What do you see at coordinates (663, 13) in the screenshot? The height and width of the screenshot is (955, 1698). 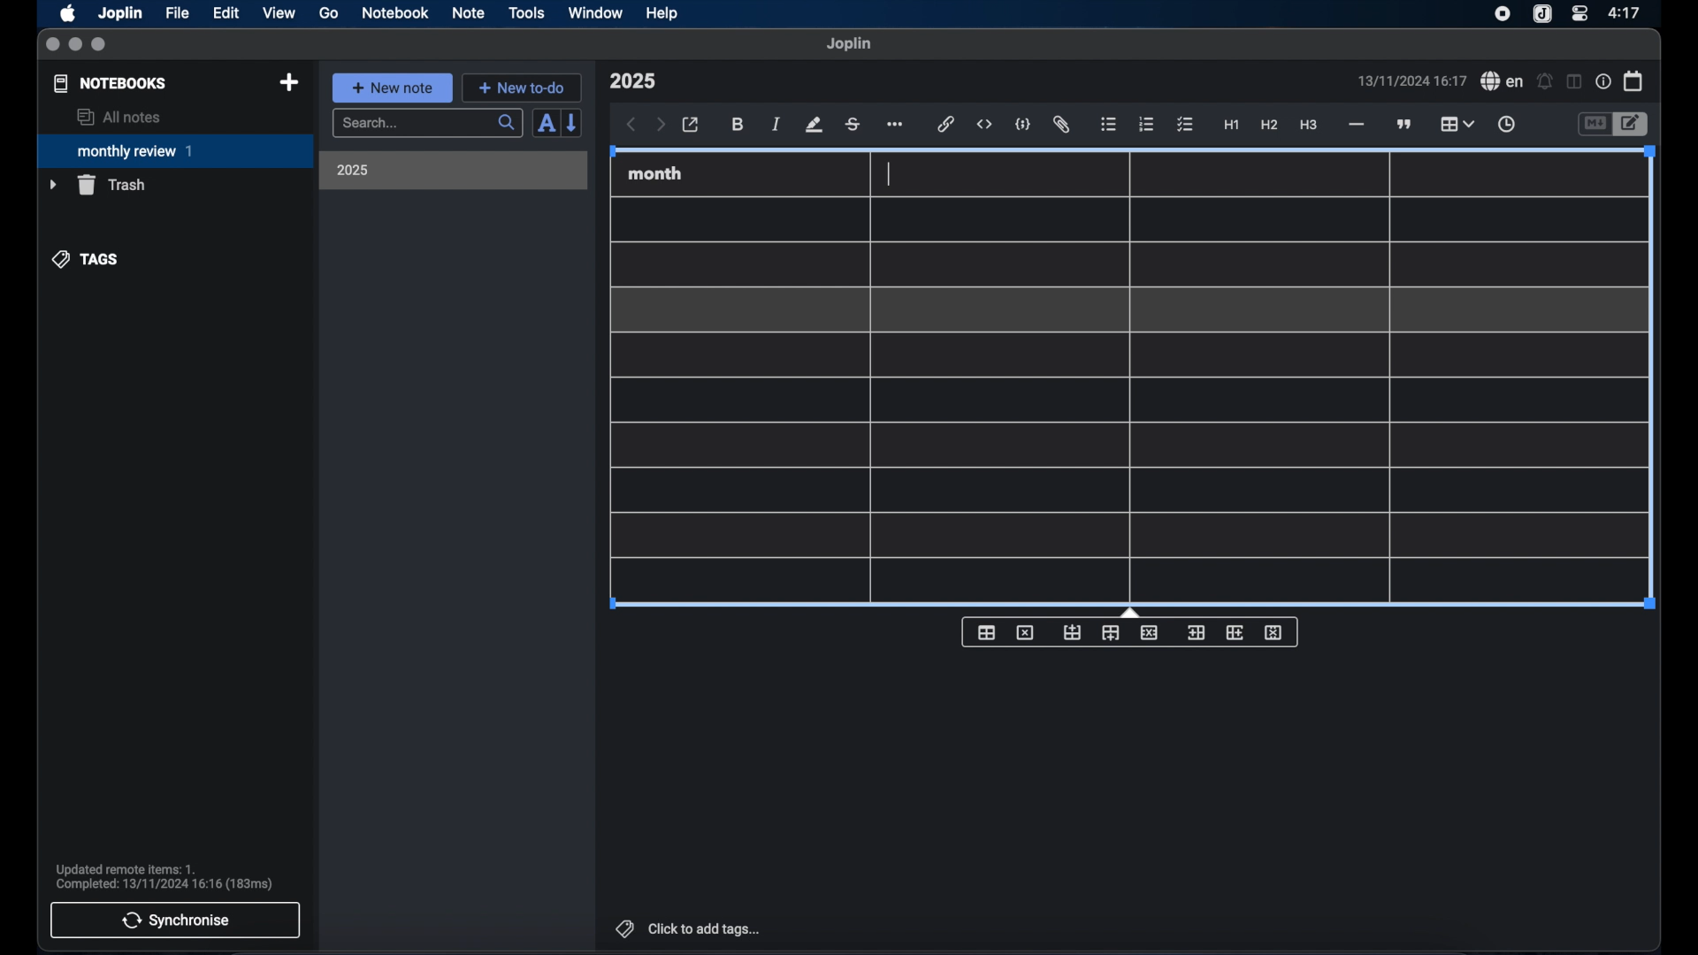 I see `help` at bounding box center [663, 13].